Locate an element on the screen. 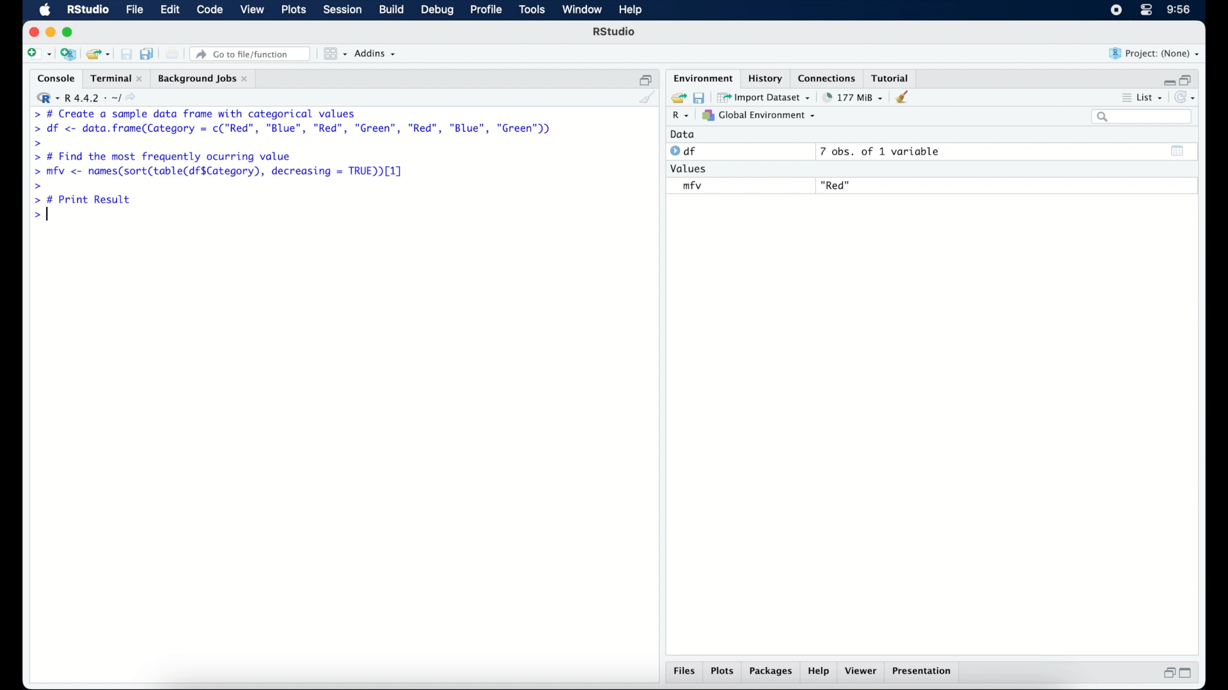 Image resolution: width=1228 pixels, height=690 pixels. console is located at coordinates (53, 77).